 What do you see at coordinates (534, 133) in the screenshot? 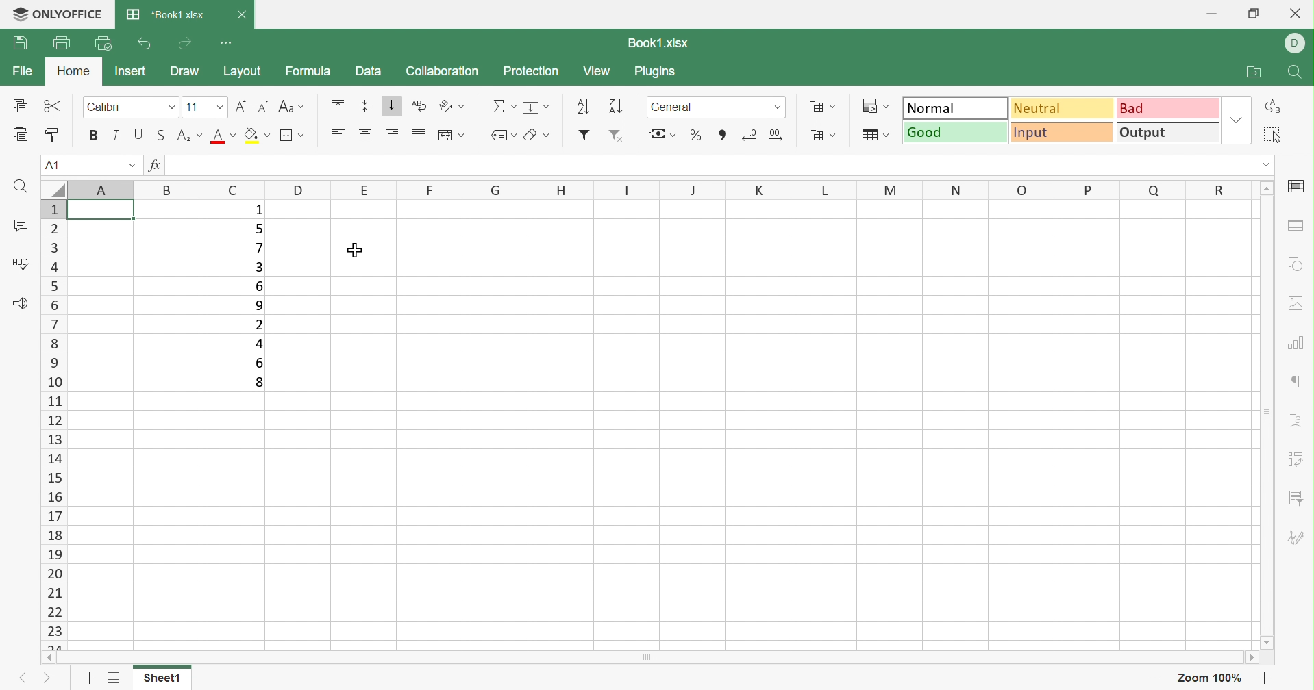
I see `Clear` at bounding box center [534, 133].